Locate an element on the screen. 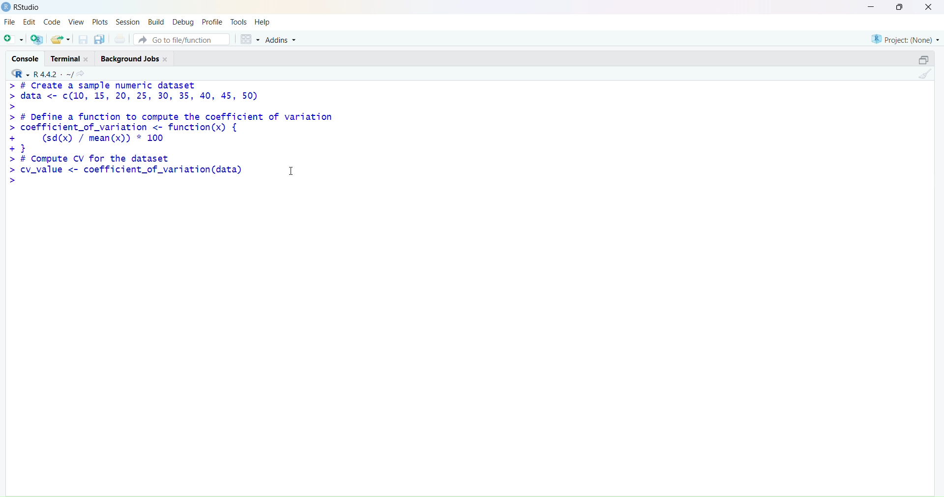  Background jobs is located at coordinates (129, 60).